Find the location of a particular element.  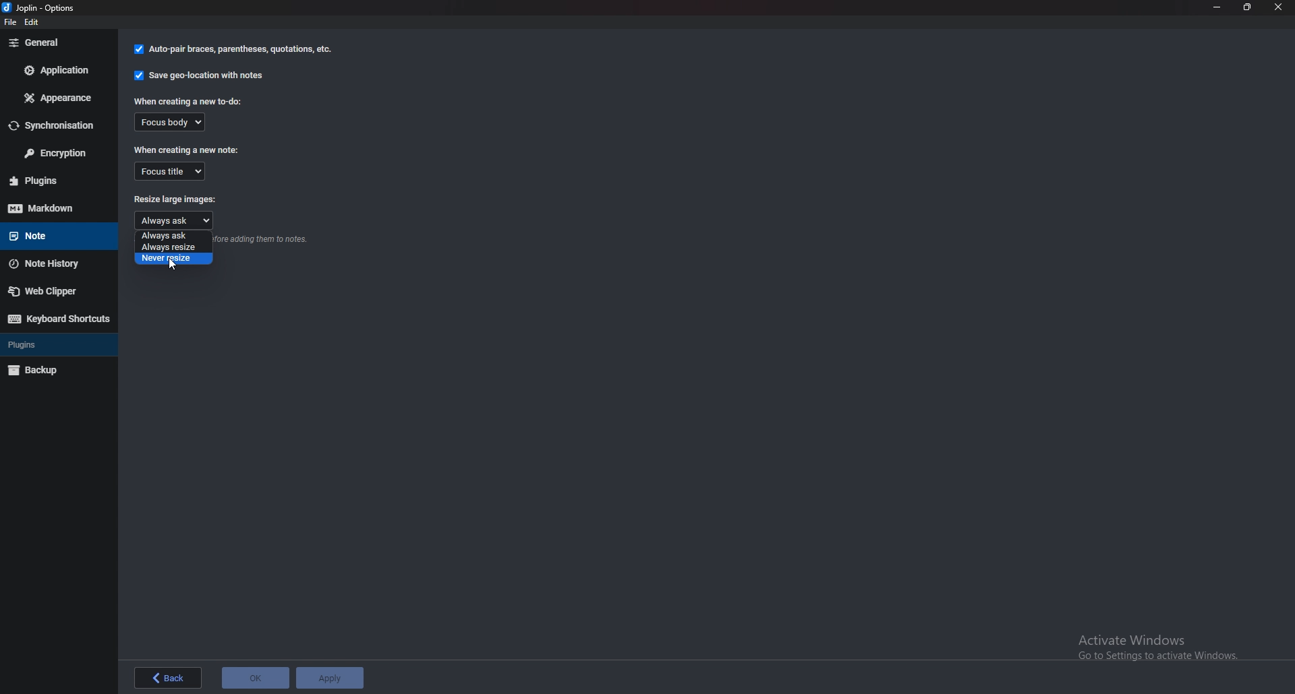

cursor is located at coordinates (171, 262).